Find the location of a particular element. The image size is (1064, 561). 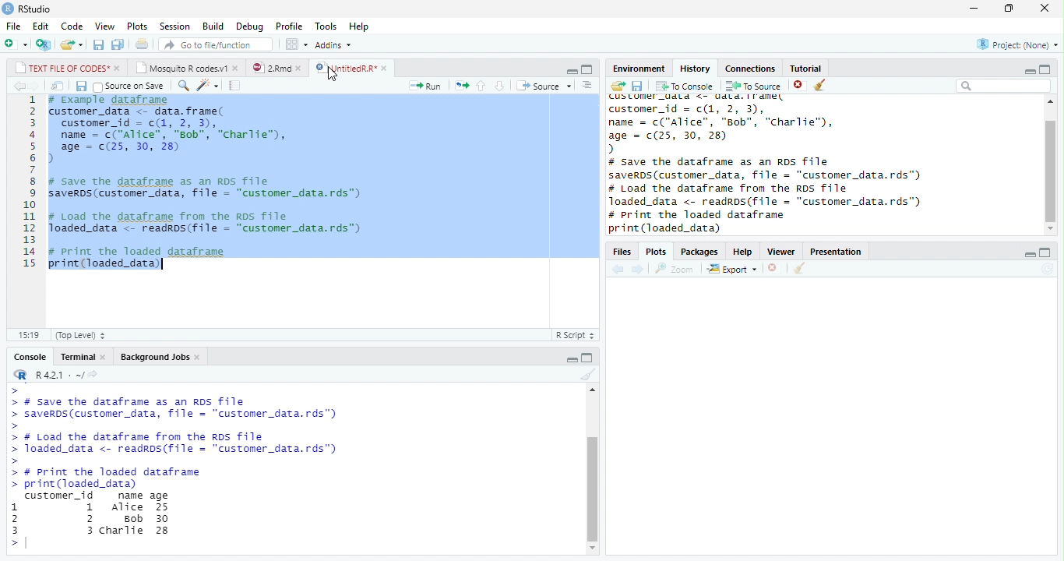

TEXT FILE OF CODES is located at coordinates (59, 68).